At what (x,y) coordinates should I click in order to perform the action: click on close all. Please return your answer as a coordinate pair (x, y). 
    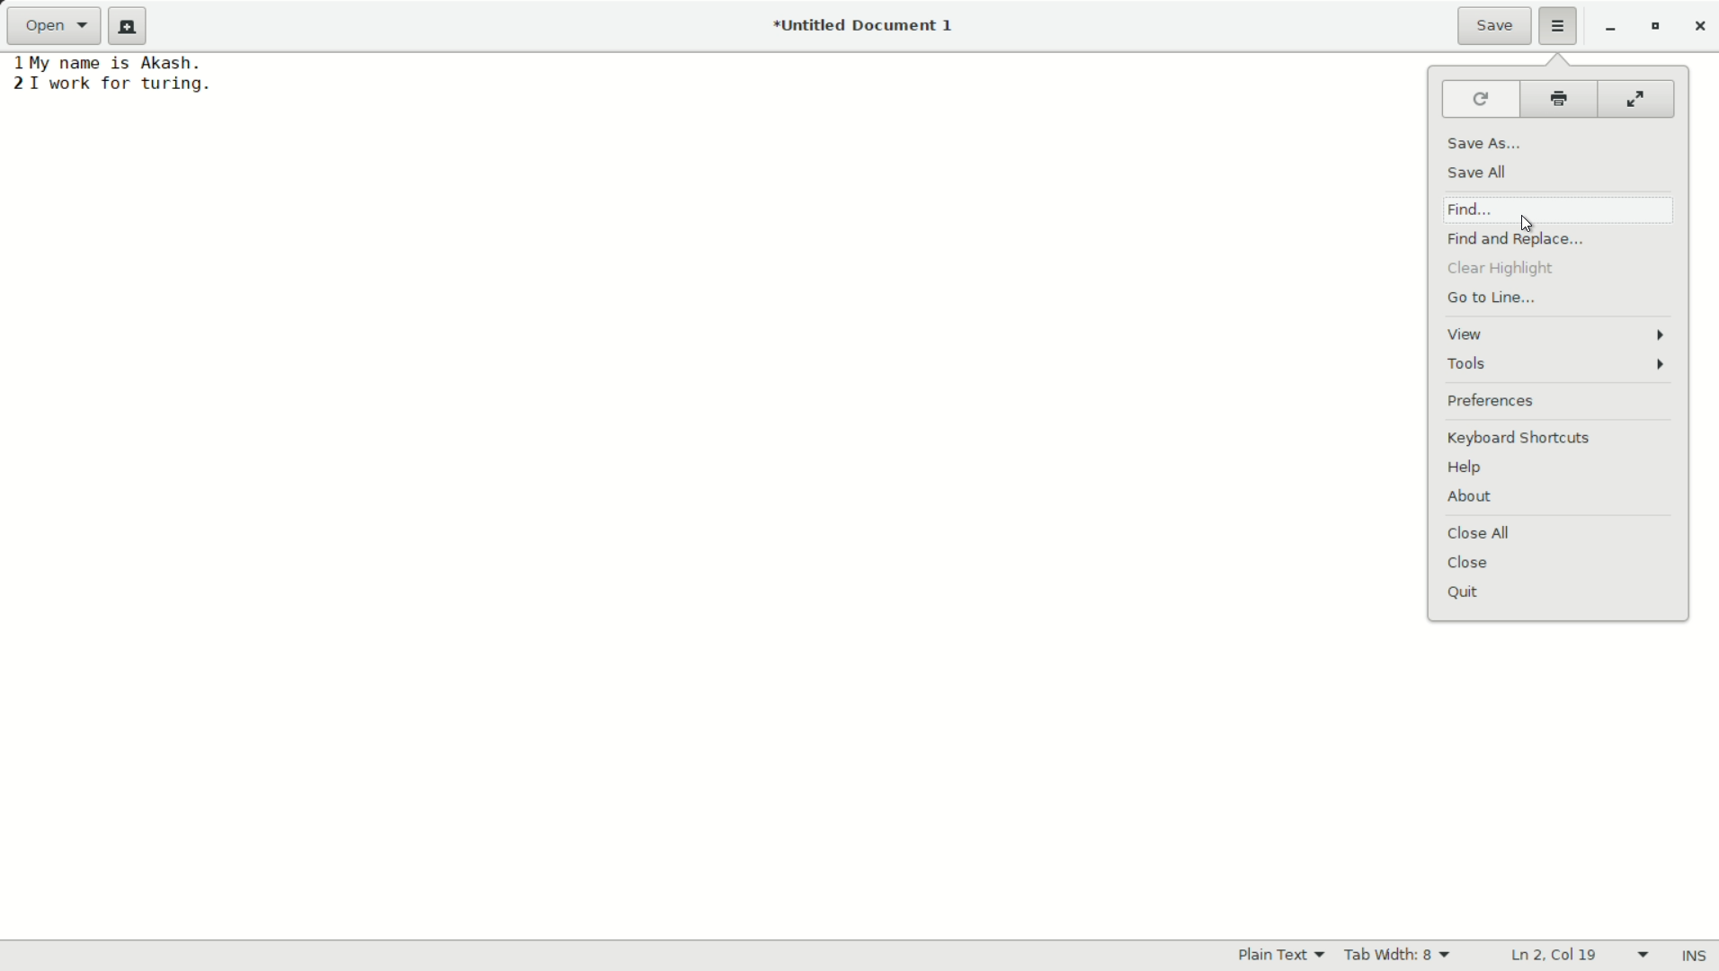
    Looking at the image, I should click on (1480, 535).